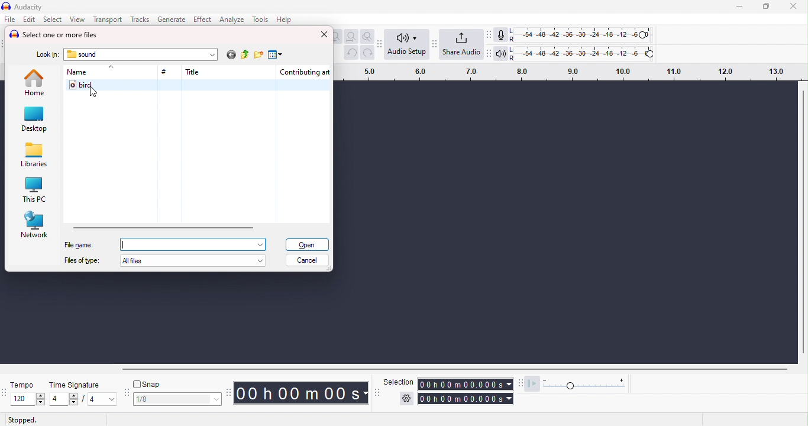 This screenshot has height=426, width=808. I want to click on tools, so click(261, 20).